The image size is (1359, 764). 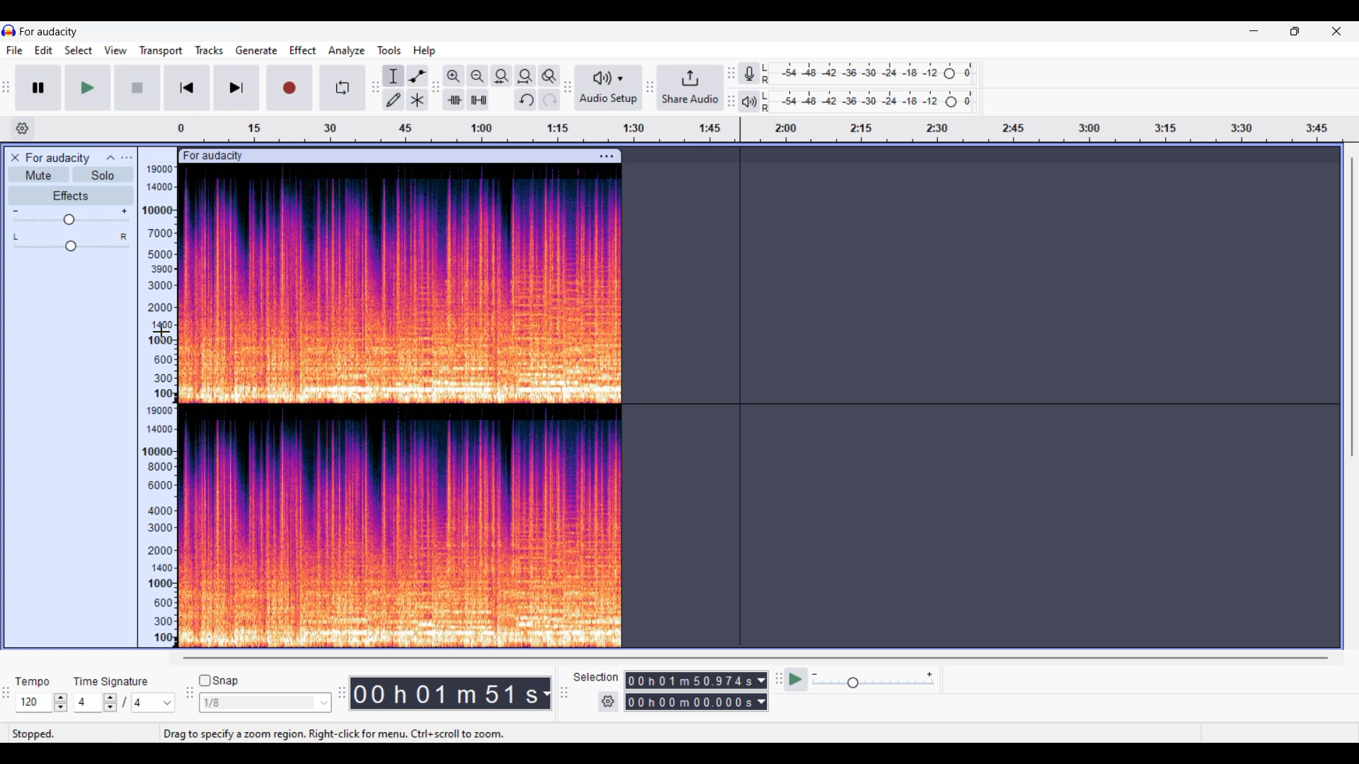 I want to click on Snap options, so click(x=266, y=702).